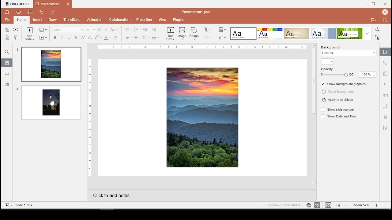 Image resolution: width=392 pixels, height=220 pixels. I want to click on plugins, so click(178, 20).